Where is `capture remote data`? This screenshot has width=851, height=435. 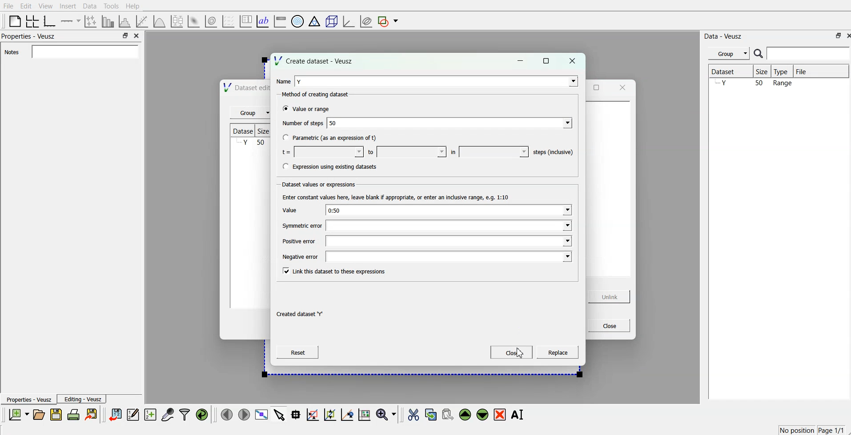
capture remote data is located at coordinates (167, 415).